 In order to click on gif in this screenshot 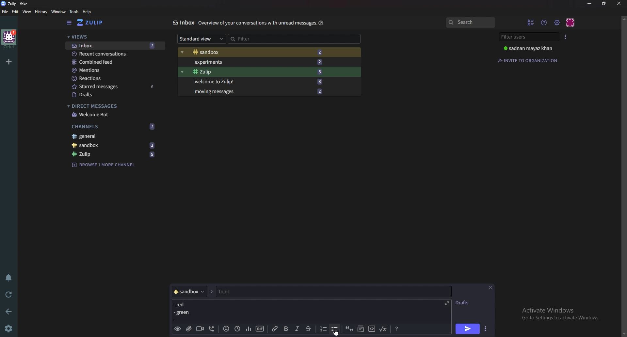, I will do `click(260, 329)`.